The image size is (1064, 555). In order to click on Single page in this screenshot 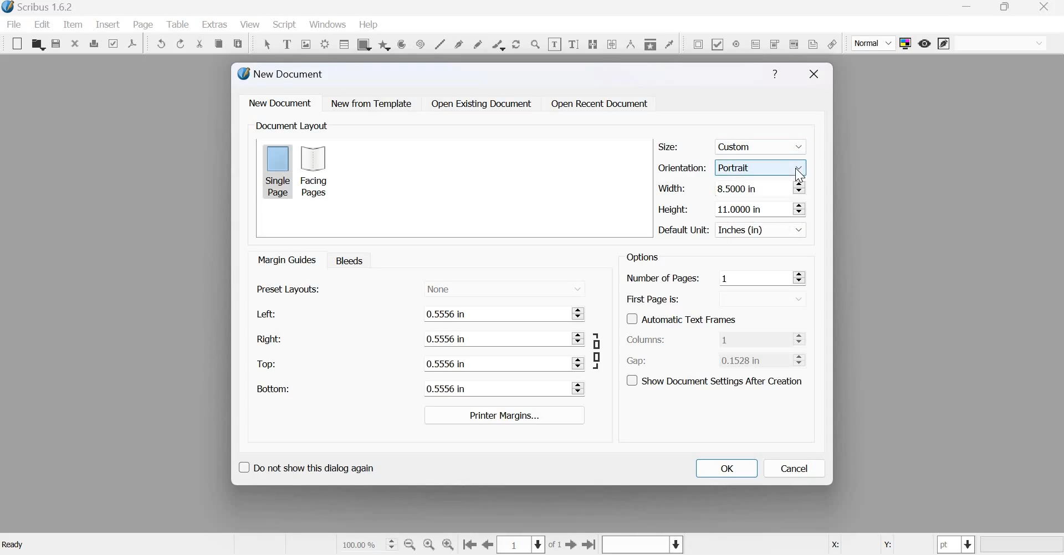, I will do `click(278, 171)`.